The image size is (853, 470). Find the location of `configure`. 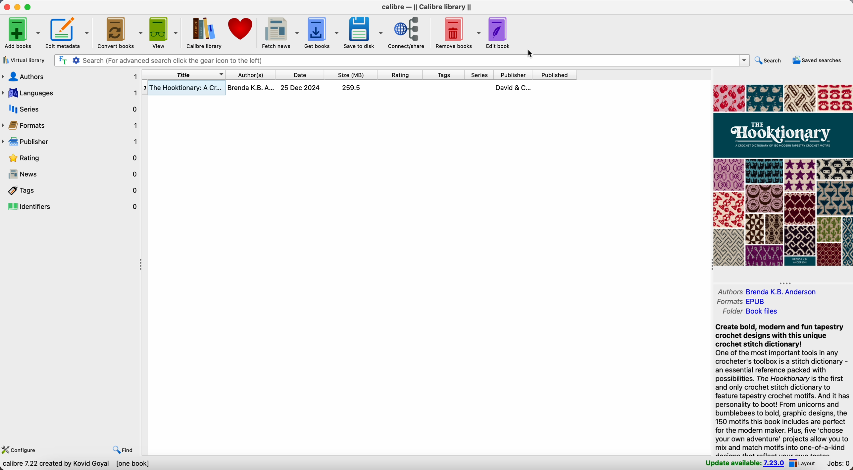

configure is located at coordinates (20, 450).